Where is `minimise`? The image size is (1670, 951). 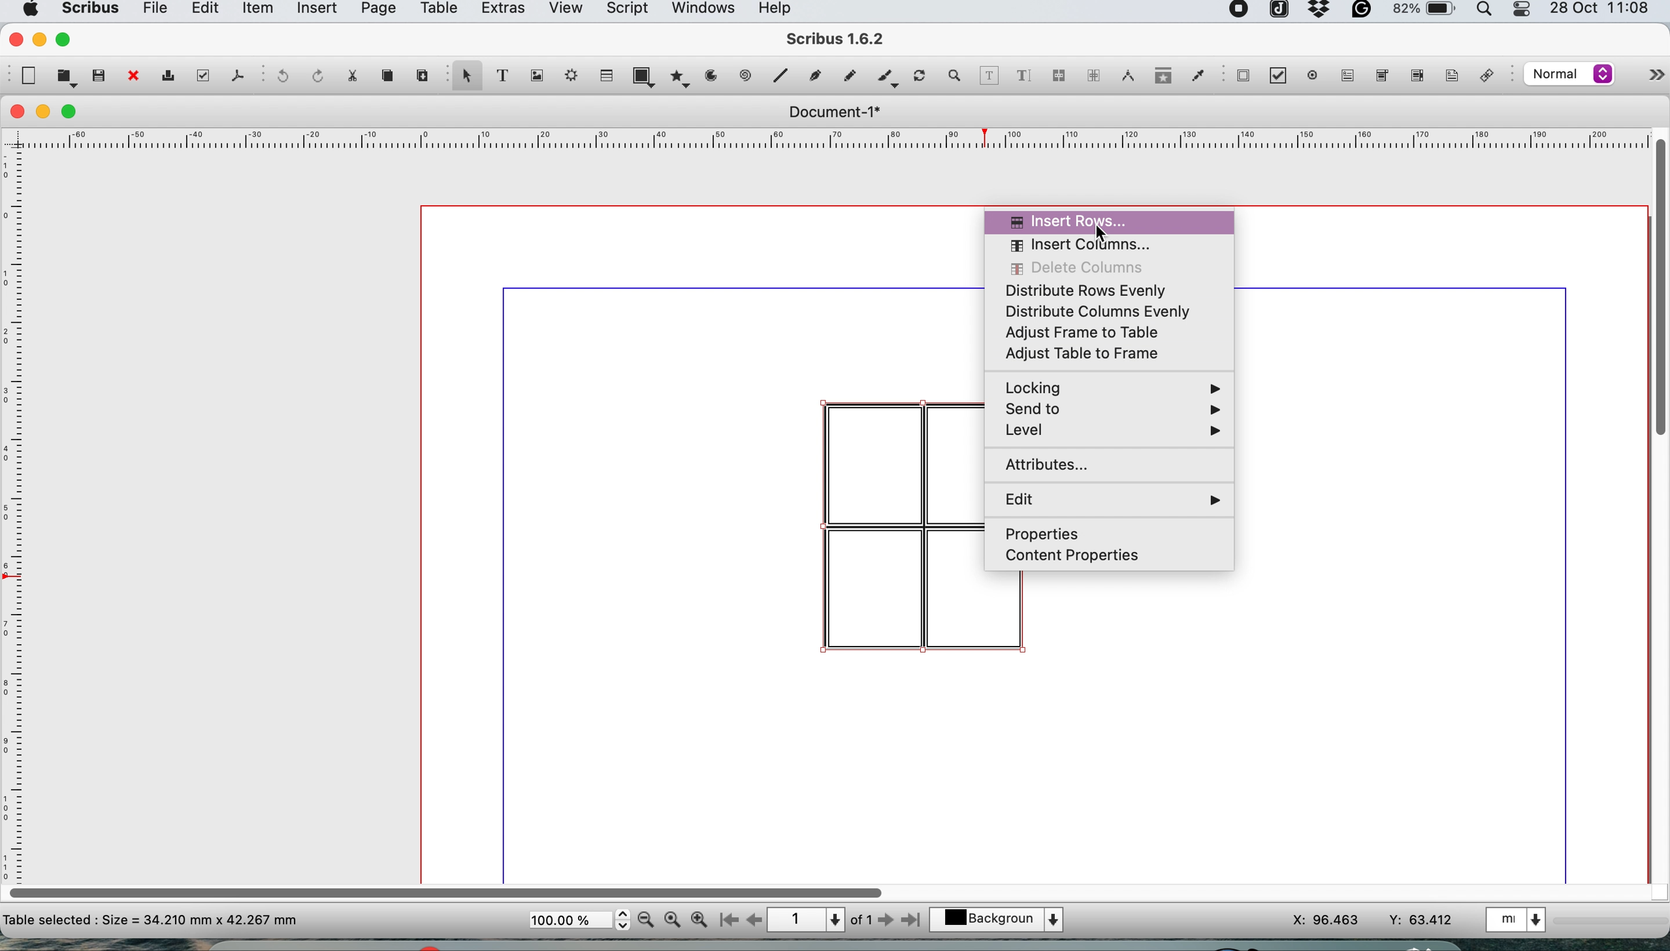
minimise is located at coordinates (44, 112).